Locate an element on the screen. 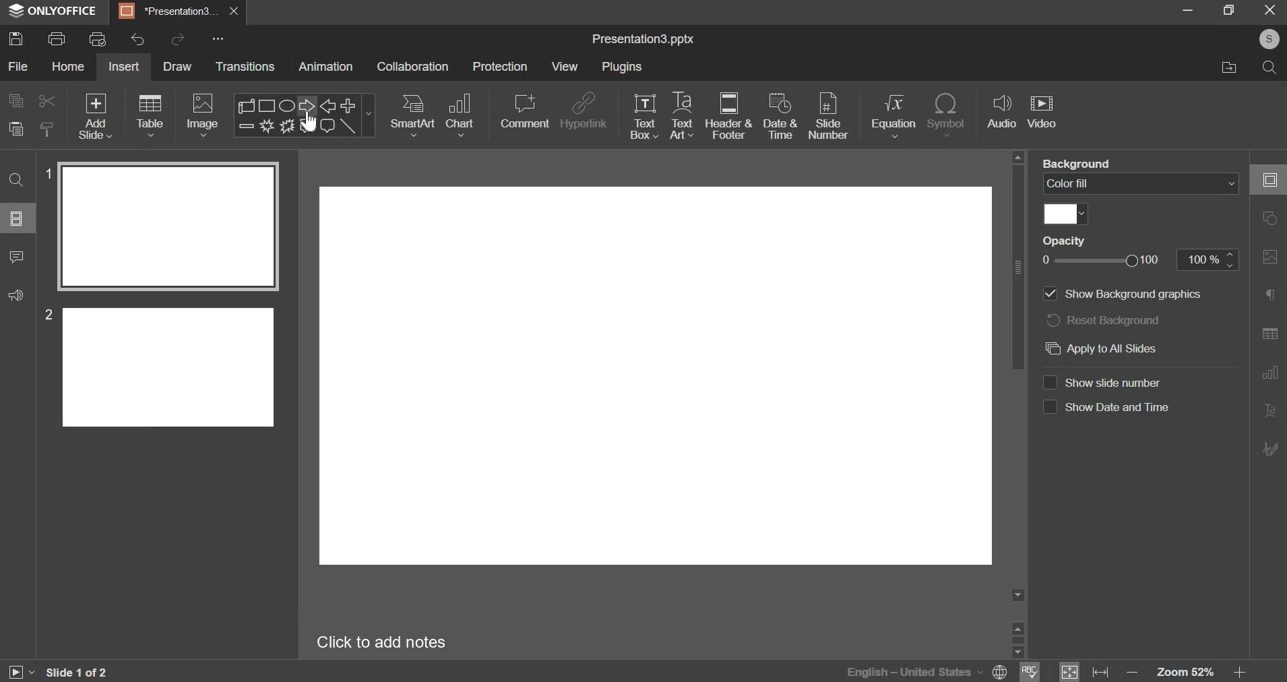 Image resolution: width=1287 pixels, height=682 pixels. vertical scrollbar is located at coordinates (1017, 267).